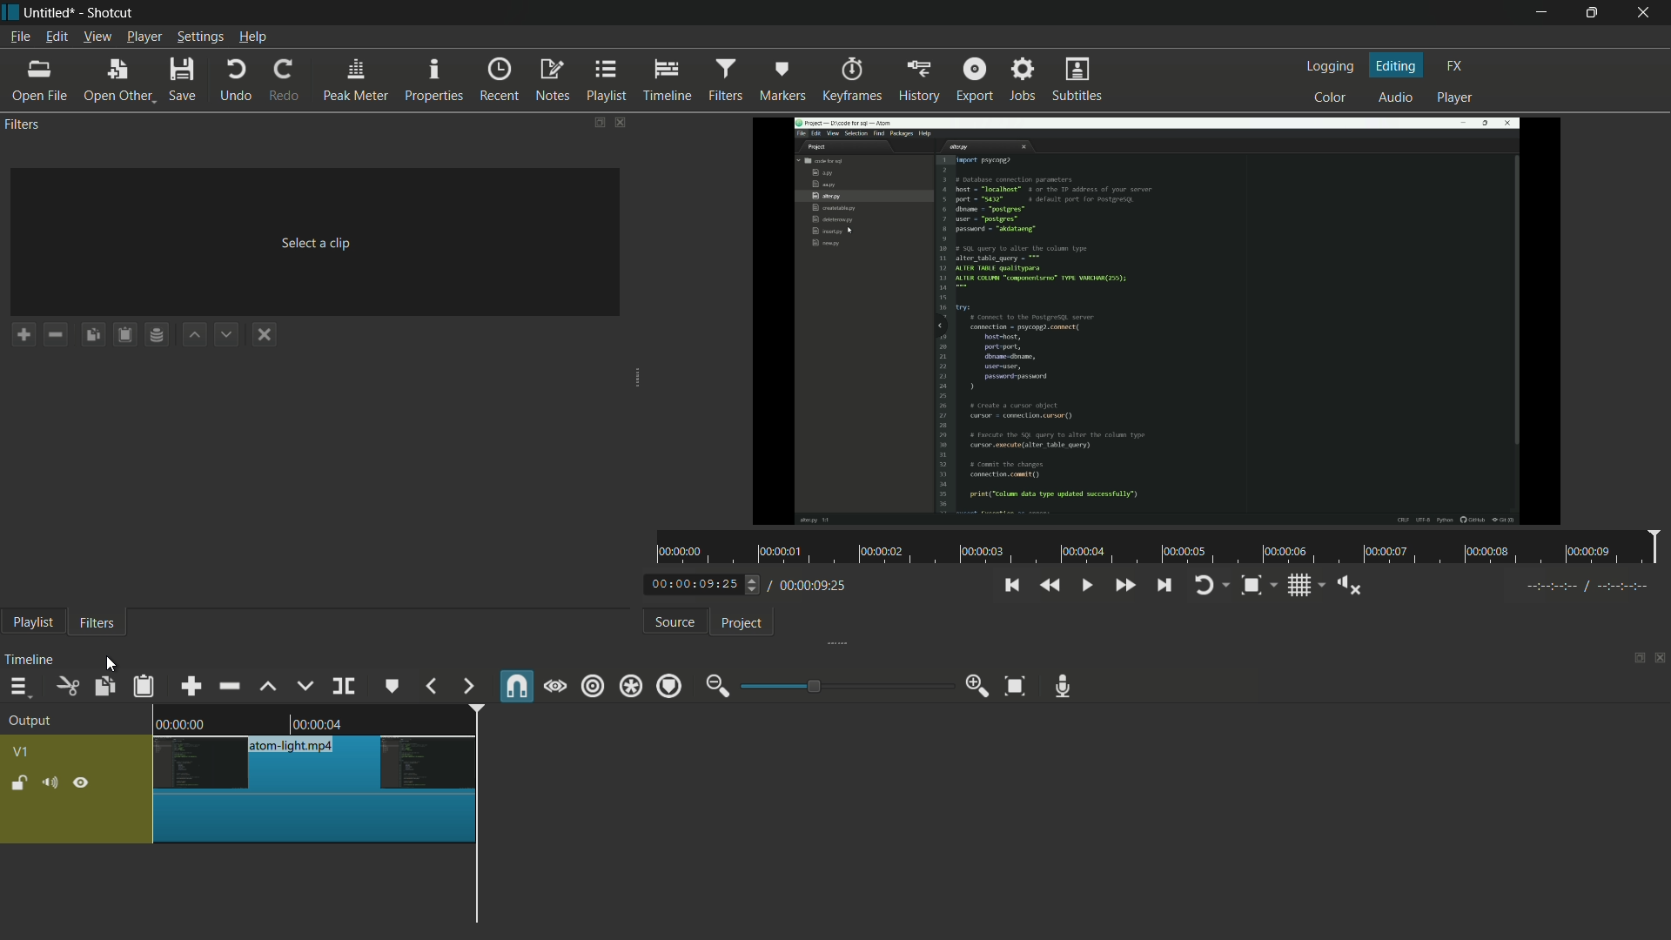 The width and height of the screenshot is (1671, 940). What do you see at coordinates (1595, 13) in the screenshot?
I see `maximize` at bounding box center [1595, 13].